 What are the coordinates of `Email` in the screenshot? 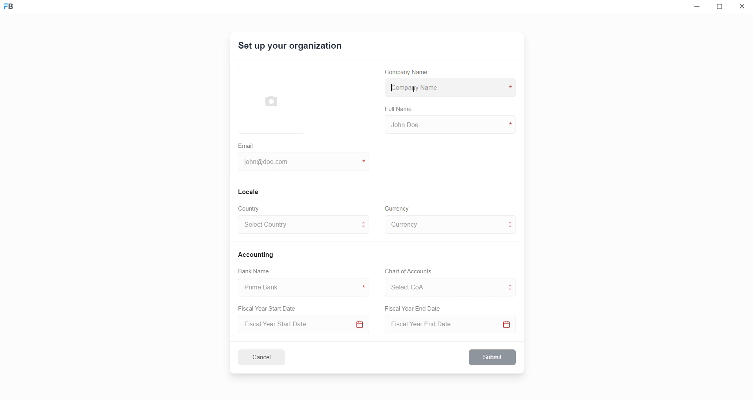 It's located at (247, 145).